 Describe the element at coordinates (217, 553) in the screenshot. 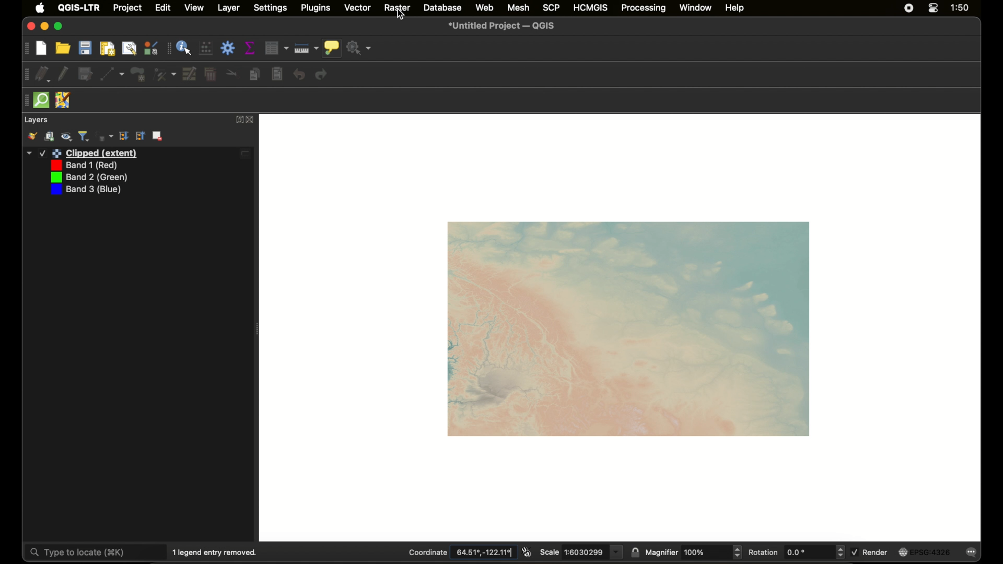

I see `1 legend entry removed` at that location.